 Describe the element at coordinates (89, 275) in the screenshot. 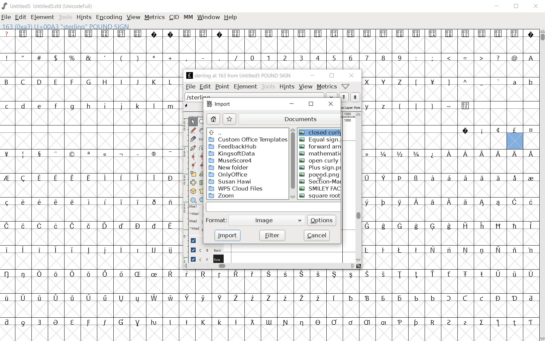

I see `Symbol` at that location.